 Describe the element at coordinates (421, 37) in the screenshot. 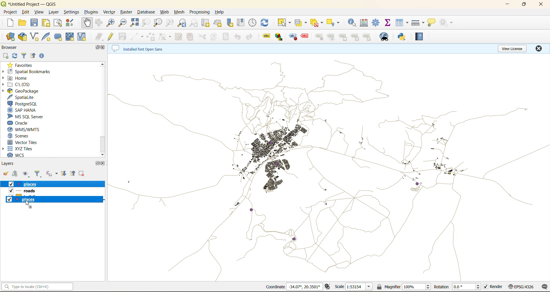

I see `help` at that location.